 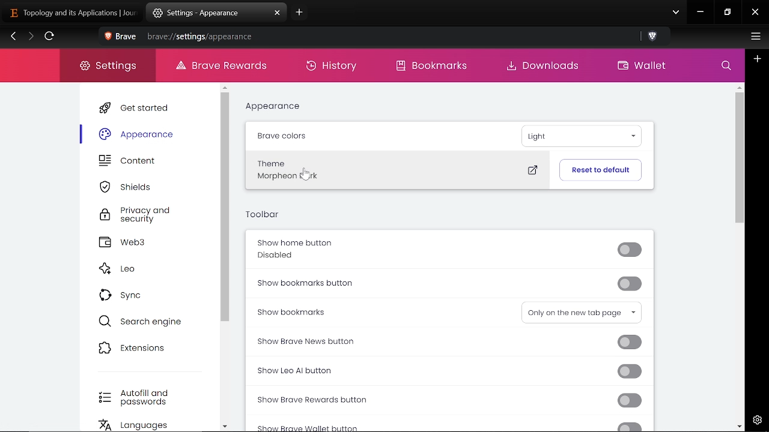 What do you see at coordinates (755, 419) in the screenshot?
I see `Settings` at bounding box center [755, 419].